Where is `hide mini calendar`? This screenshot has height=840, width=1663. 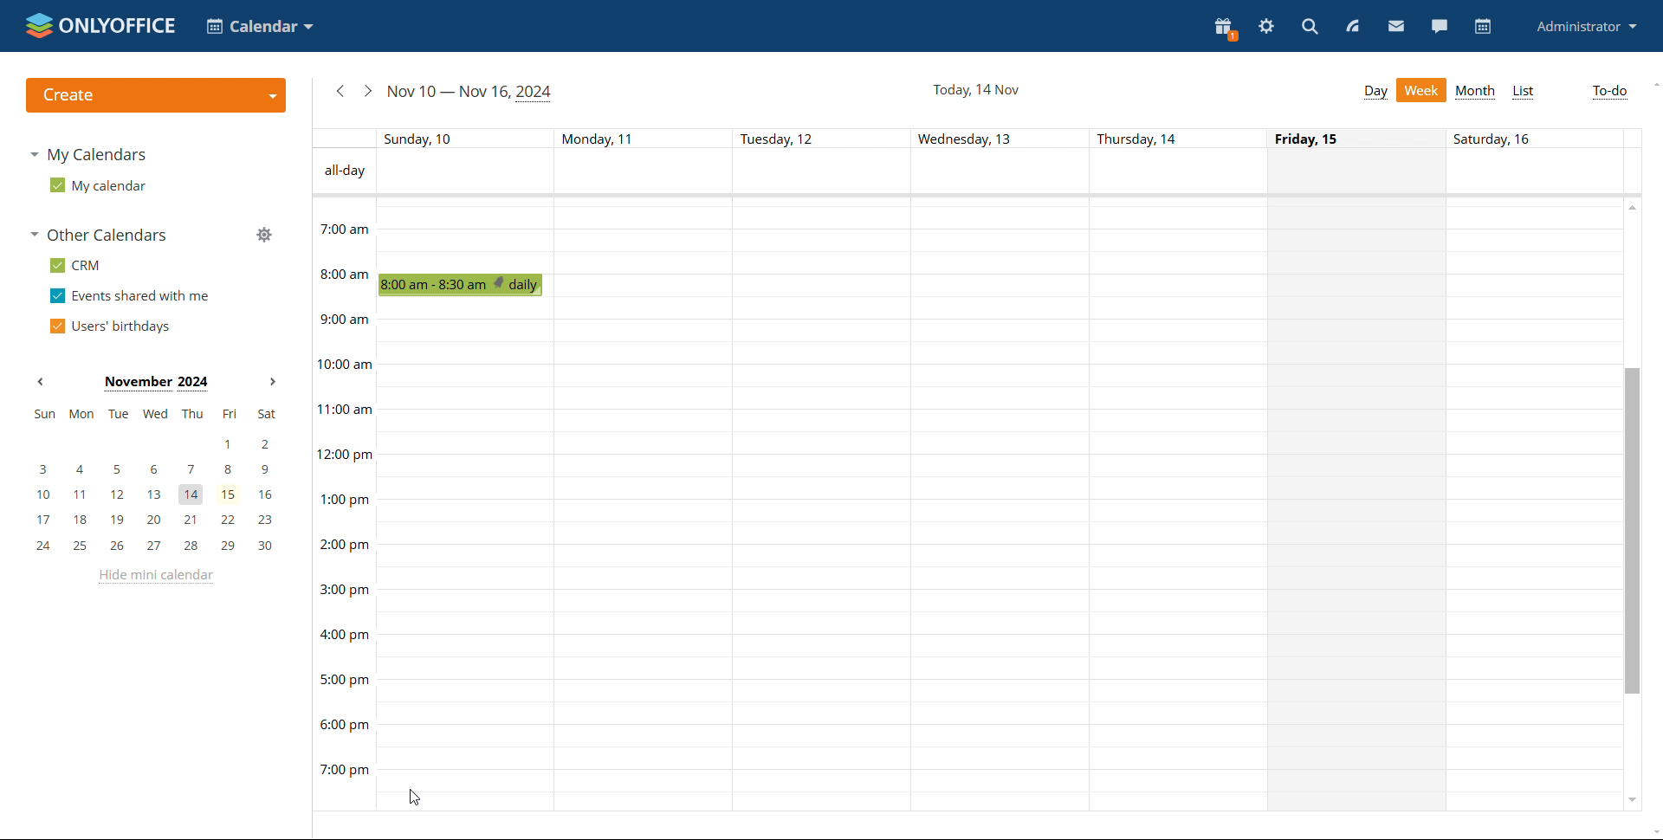 hide mini calendar is located at coordinates (153, 577).